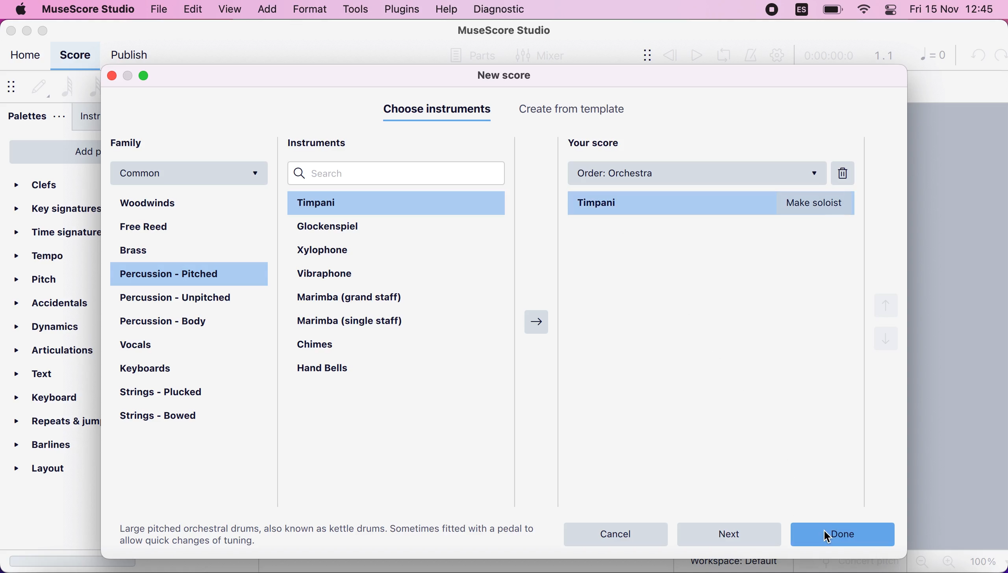 Image resolution: width=1008 pixels, height=573 pixels. I want to click on review, so click(670, 55).